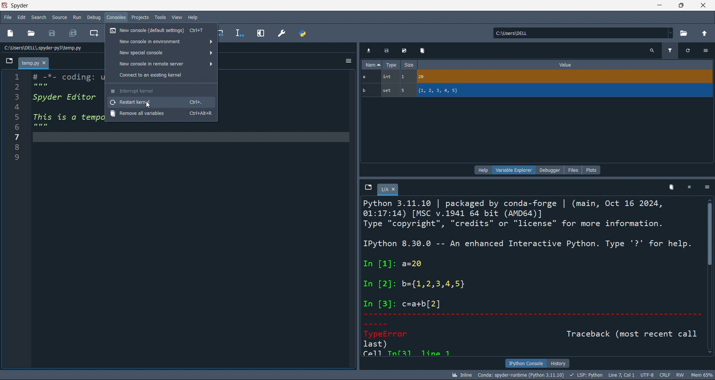 This screenshot has height=380, width=715. What do you see at coordinates (647, 375) in the screenshot?
I see `UTF-8` at bounding box center [647, 375].